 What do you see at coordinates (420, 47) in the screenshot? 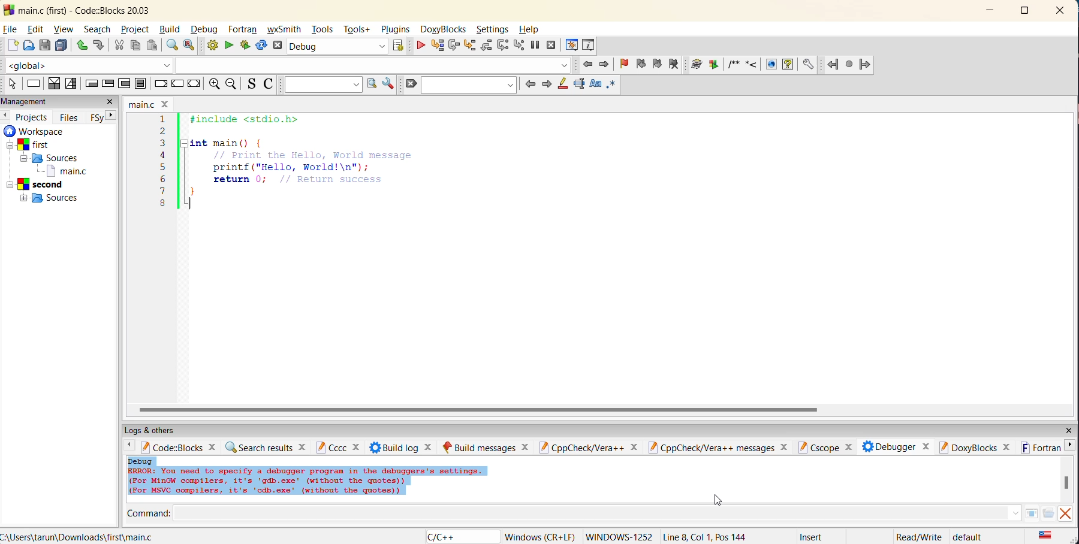
I see `debug/continue` at bounding box center [420, 47].